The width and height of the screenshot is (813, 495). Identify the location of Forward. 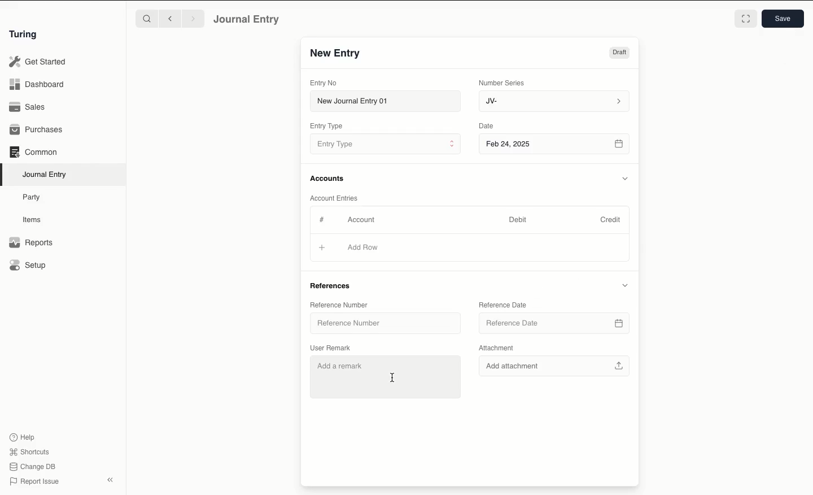
(194, 18).